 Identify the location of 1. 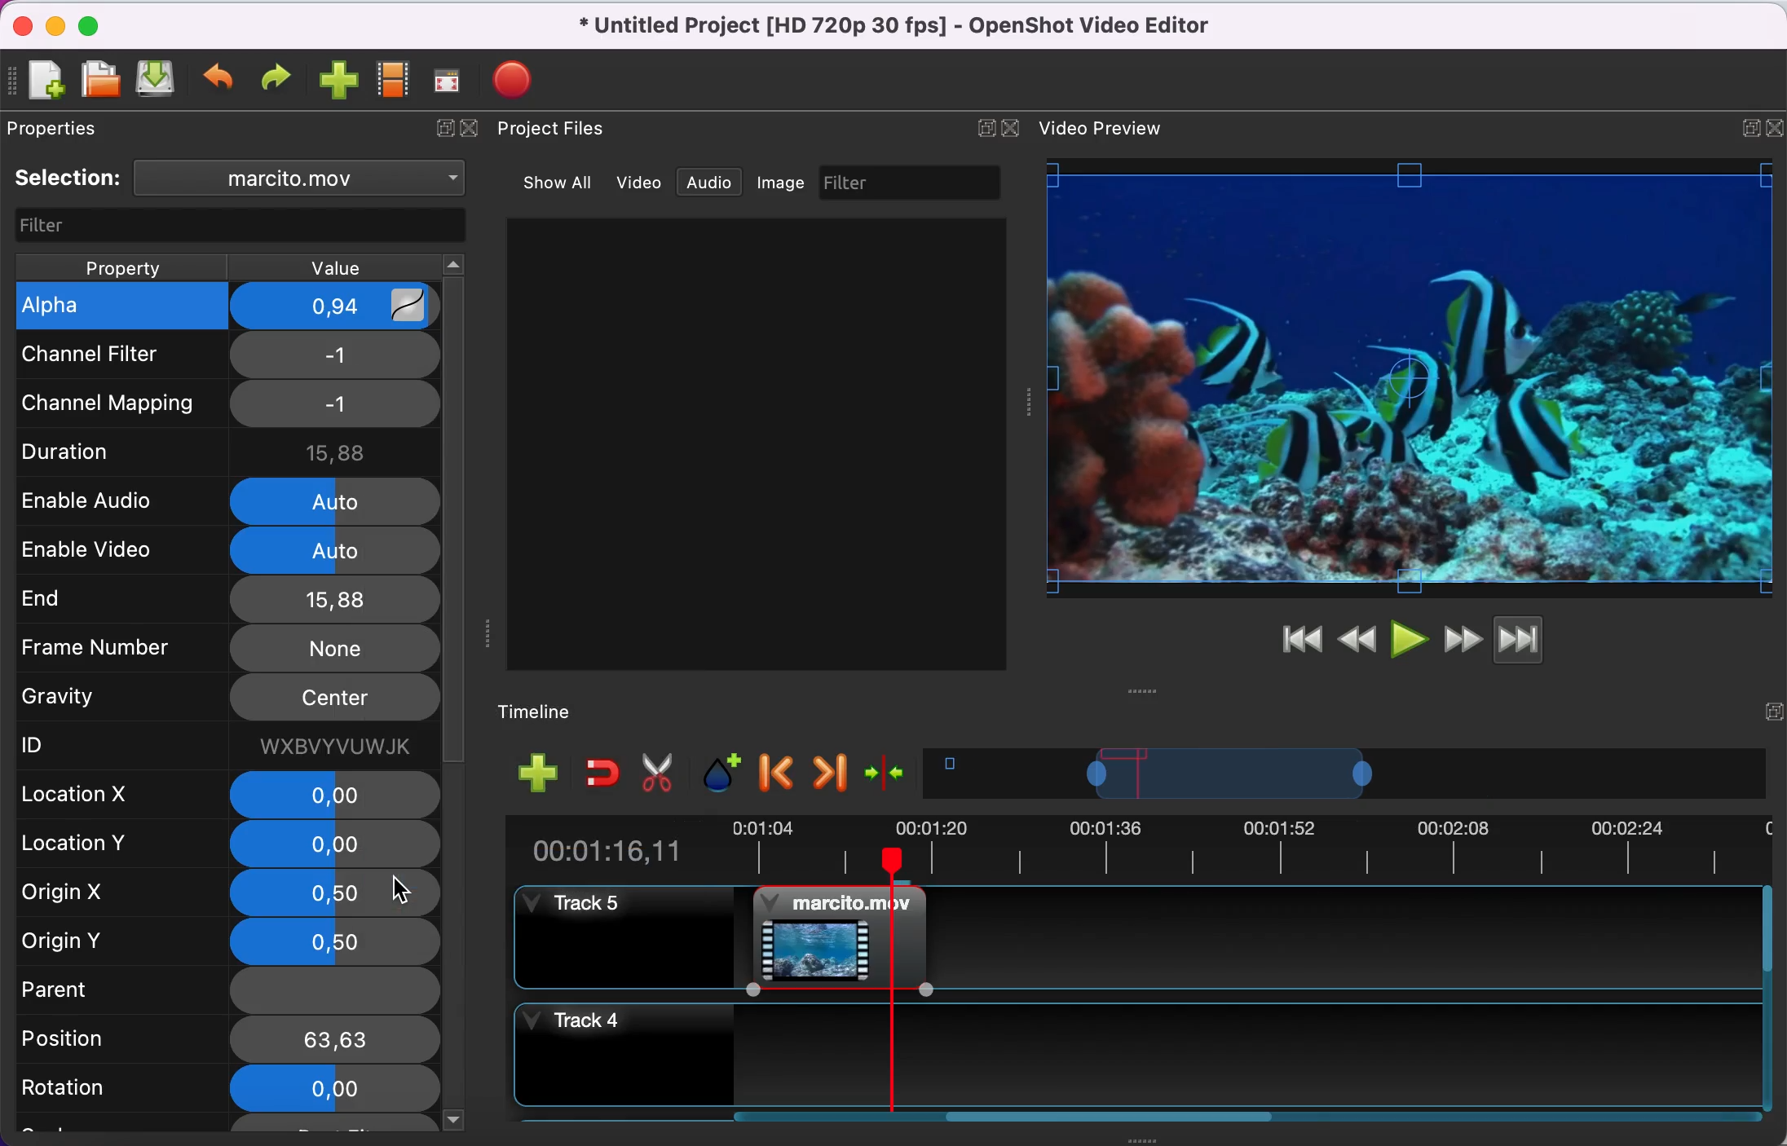
(344, 404).